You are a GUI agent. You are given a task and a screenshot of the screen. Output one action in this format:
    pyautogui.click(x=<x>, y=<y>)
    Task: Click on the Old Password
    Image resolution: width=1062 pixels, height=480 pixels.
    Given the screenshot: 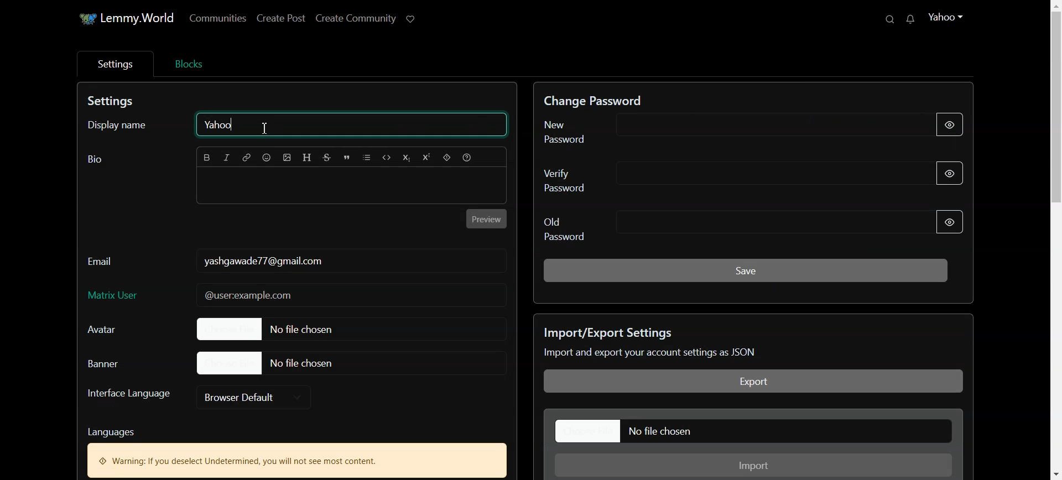 What is the action you would take?
    pyautogui.click(x=715, y=227)
    